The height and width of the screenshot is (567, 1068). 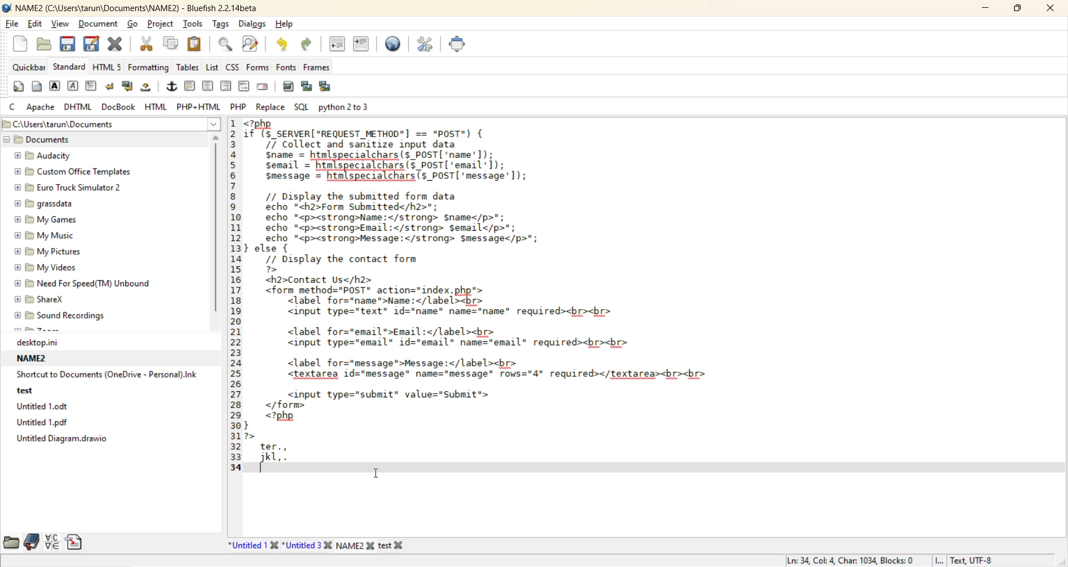 I want to click on file, so click(x=12, y=23).